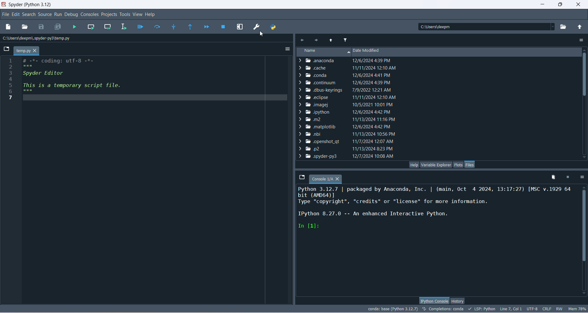 This screenshot has width=588, height=313. I want to click on open, so click(25, 27).